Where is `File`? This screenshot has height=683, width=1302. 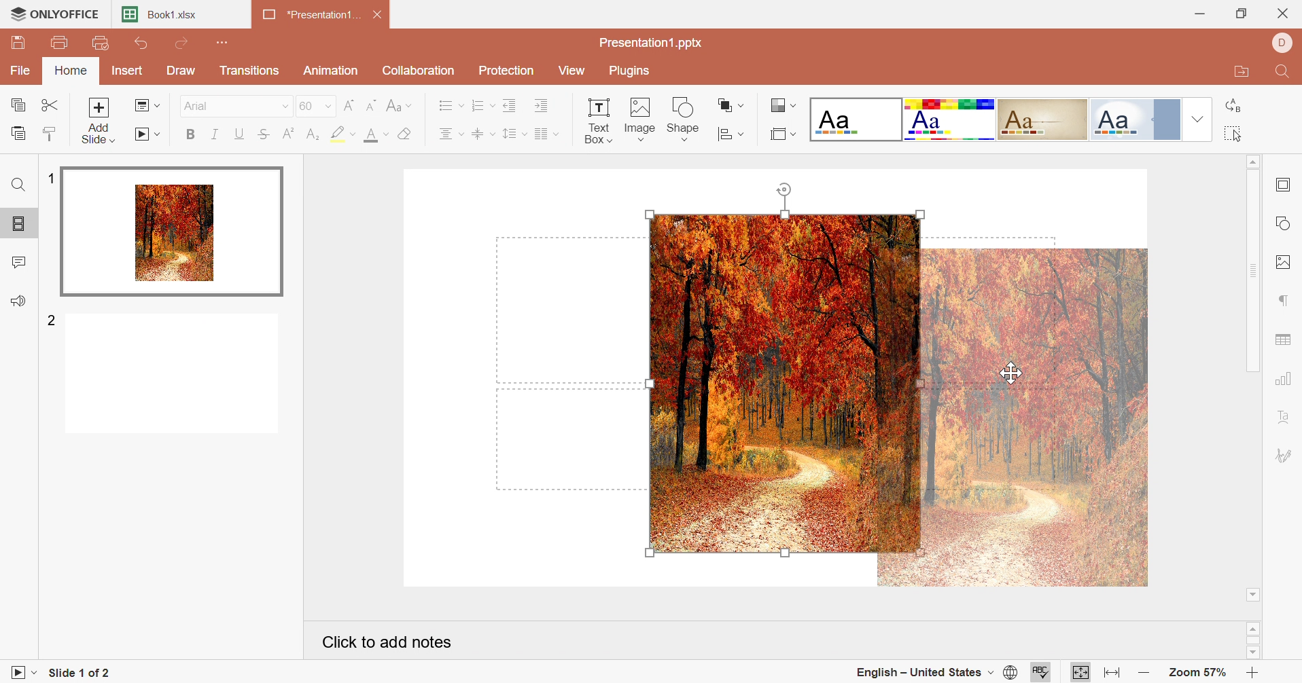
File is located at coordinates (21, 71).